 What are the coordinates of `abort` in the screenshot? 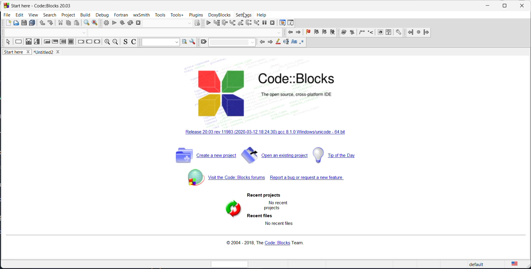 It's located at (140, 22).